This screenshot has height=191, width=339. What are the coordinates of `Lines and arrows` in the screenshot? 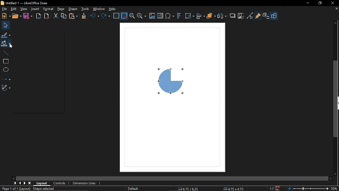 It's located at (6, 79).